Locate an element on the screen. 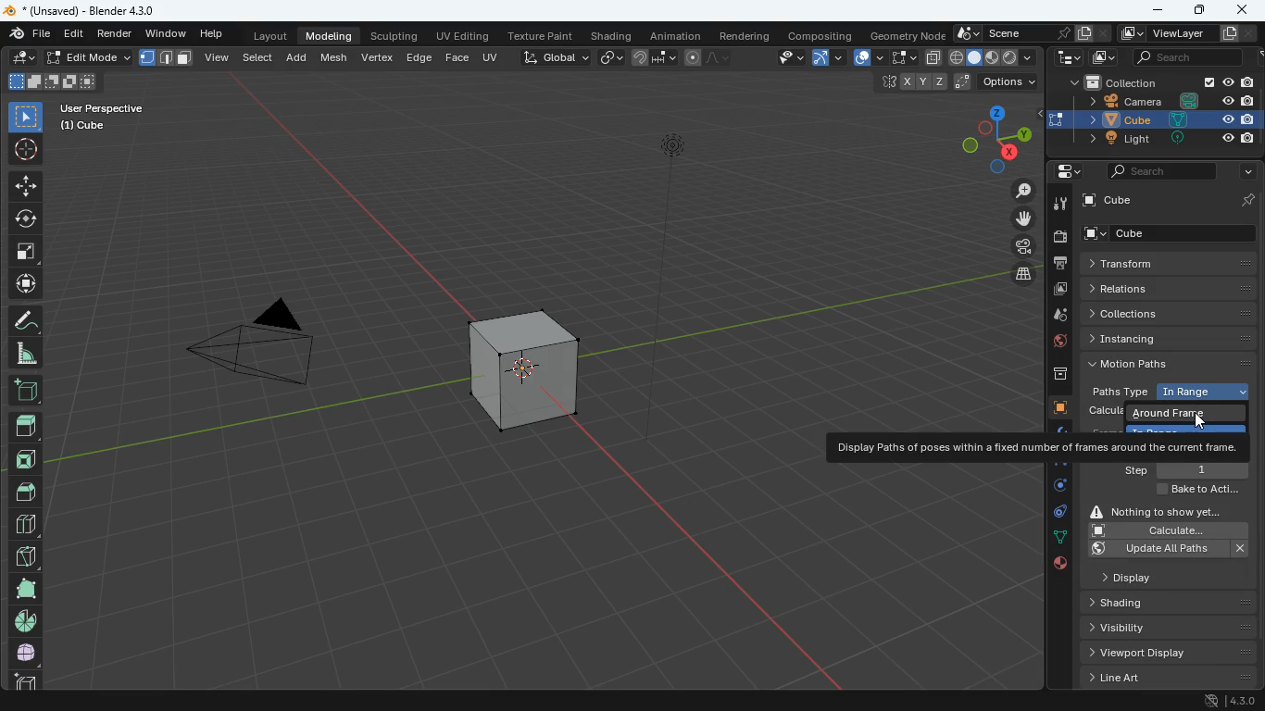 This screenshot has height=711, width=1265. texture is located at coordinates (544, 37).